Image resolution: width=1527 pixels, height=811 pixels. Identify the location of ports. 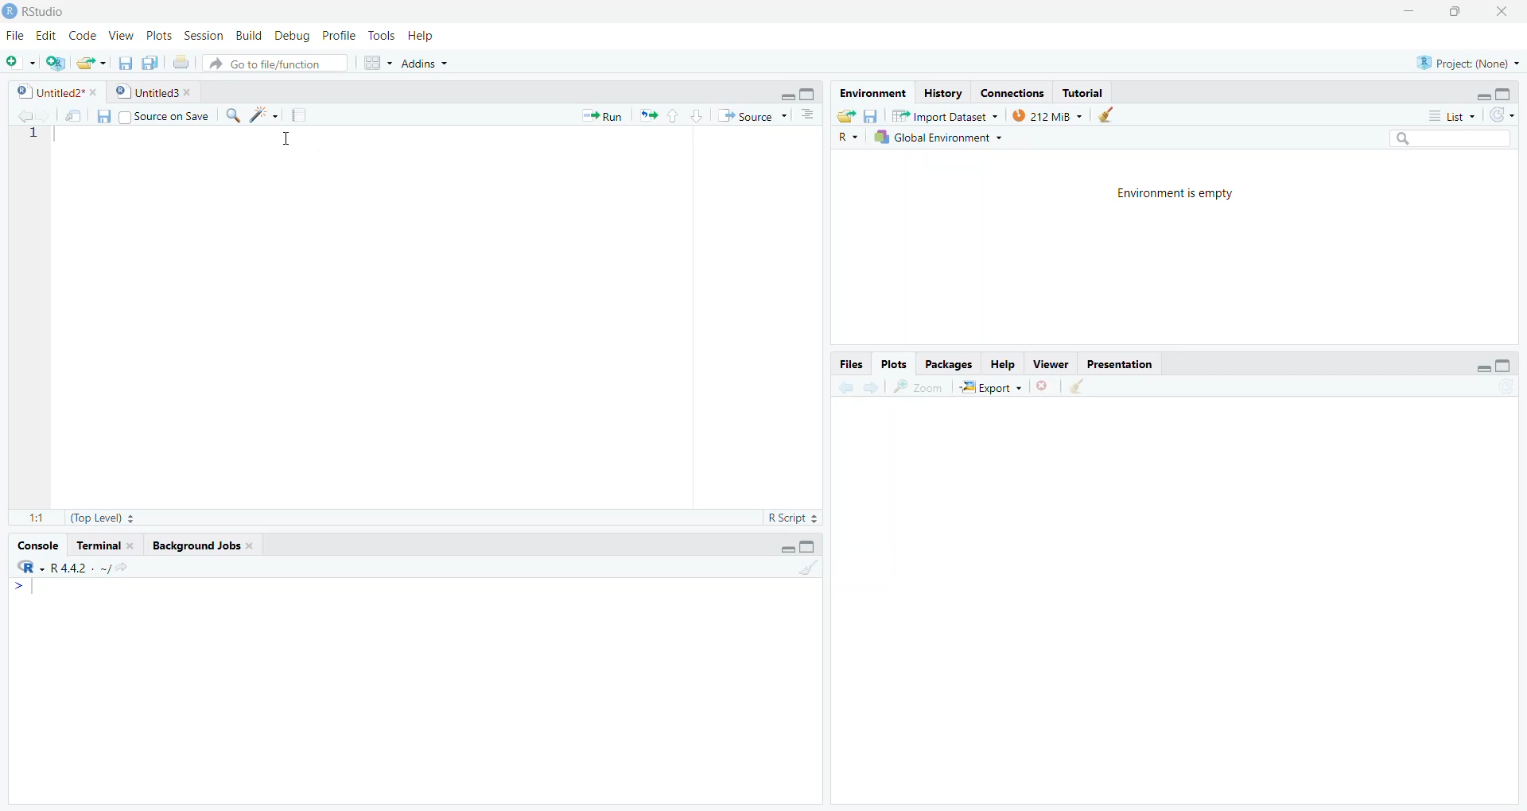
(161, 35).